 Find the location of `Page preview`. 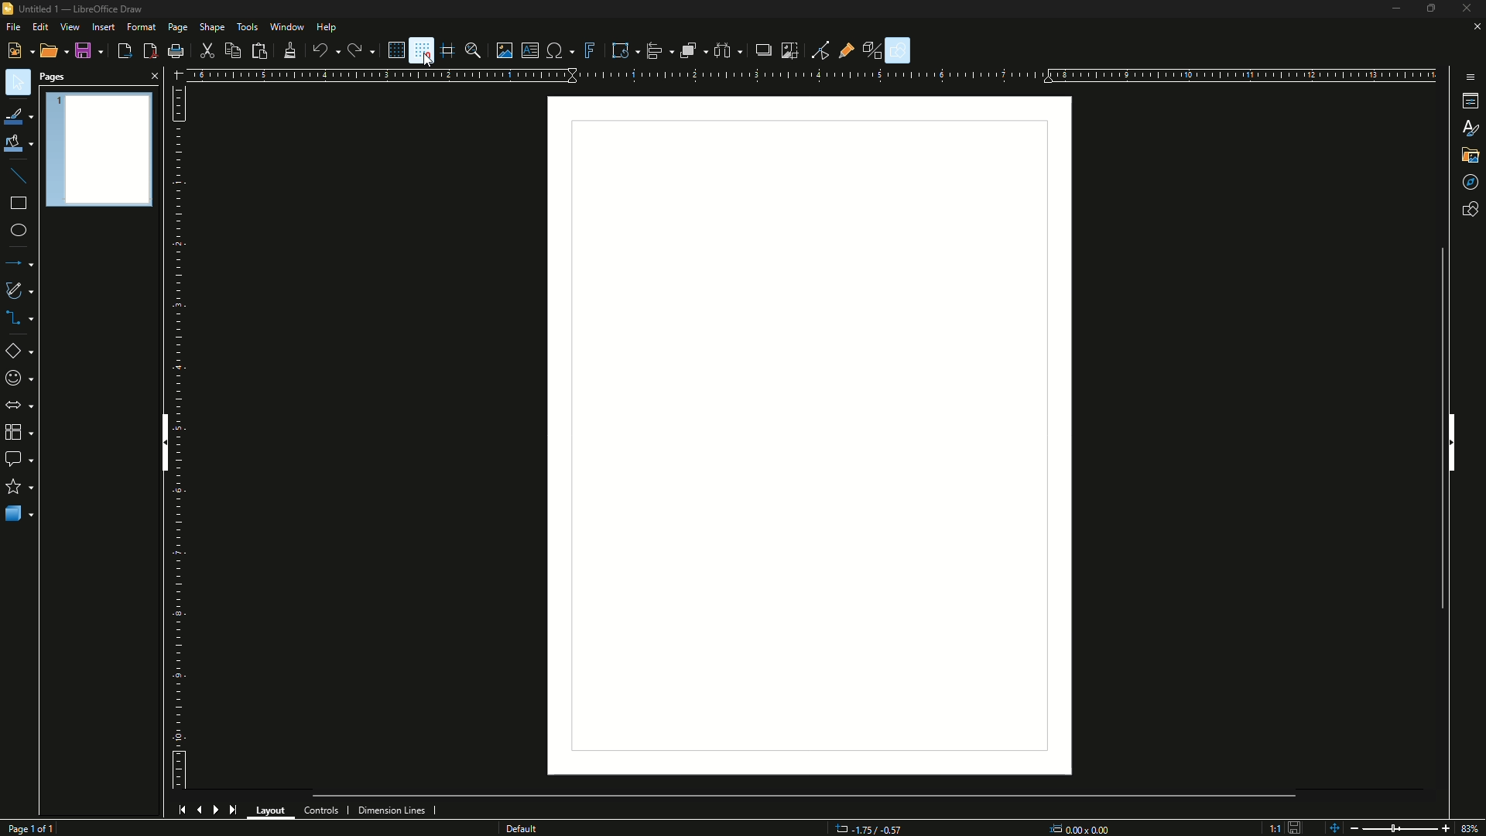

Page preview is located at coordinates (101, 144).